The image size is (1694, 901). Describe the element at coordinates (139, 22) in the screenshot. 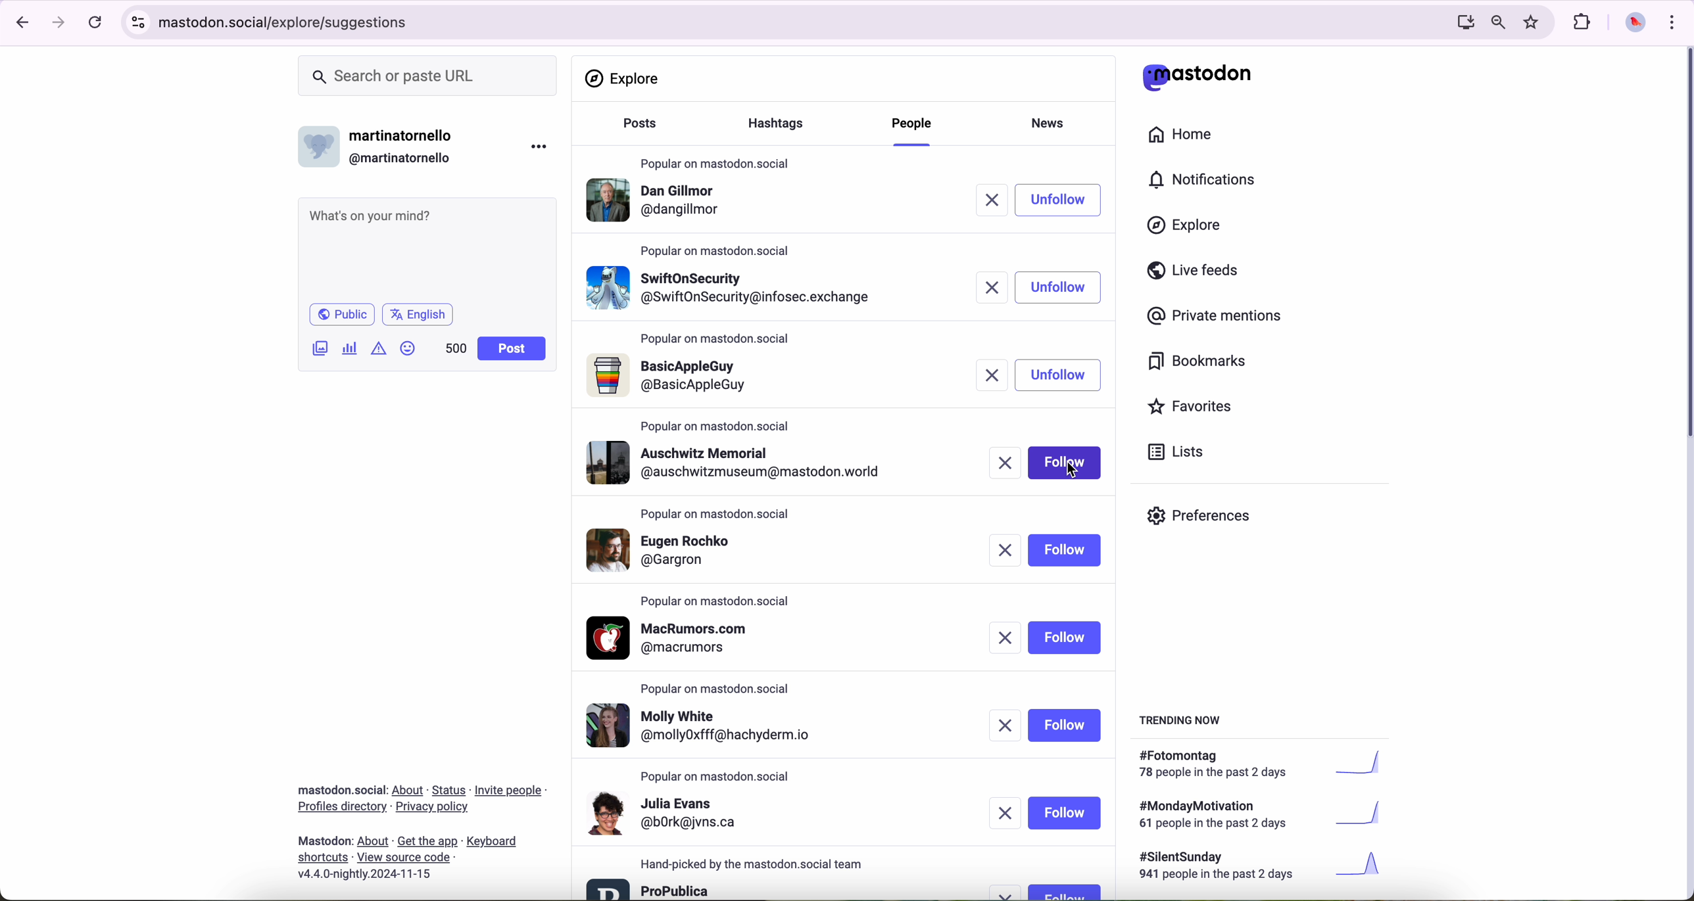

I see `controls` at that location.